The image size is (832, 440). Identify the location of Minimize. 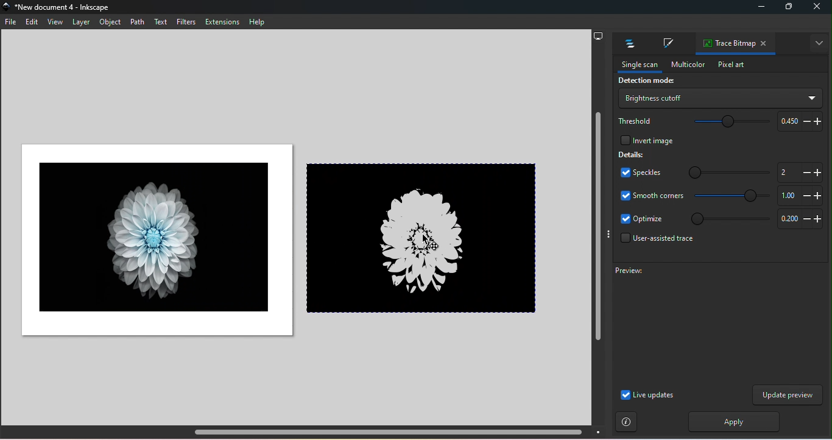
(759, 9).